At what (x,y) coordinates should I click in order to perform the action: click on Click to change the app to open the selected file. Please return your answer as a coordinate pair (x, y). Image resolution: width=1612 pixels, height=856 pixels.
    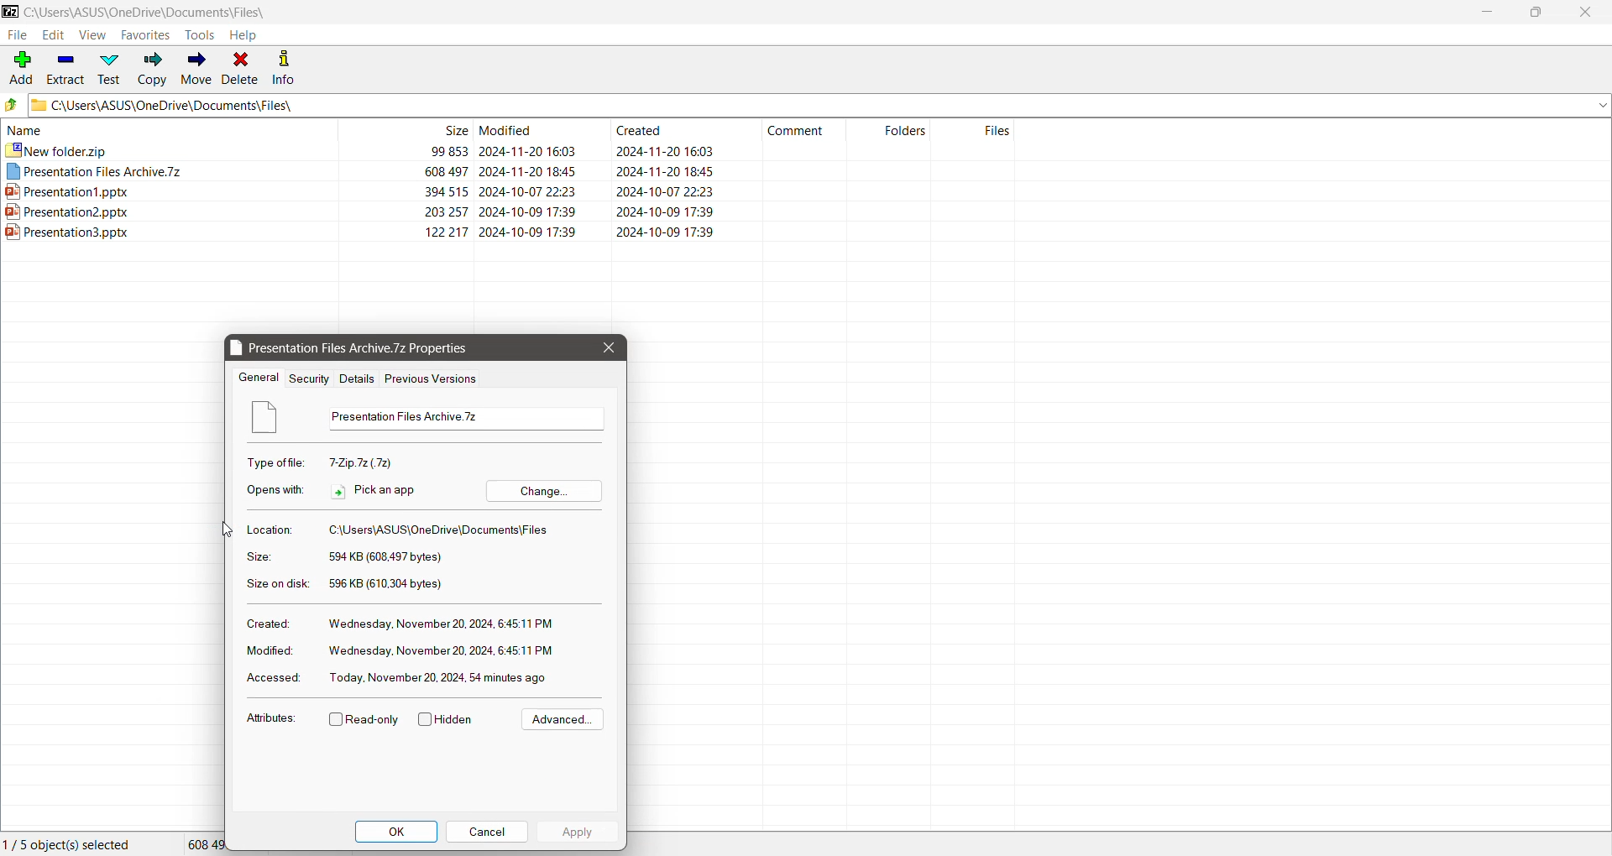
    Looking at the image, I should click on (544, 490).